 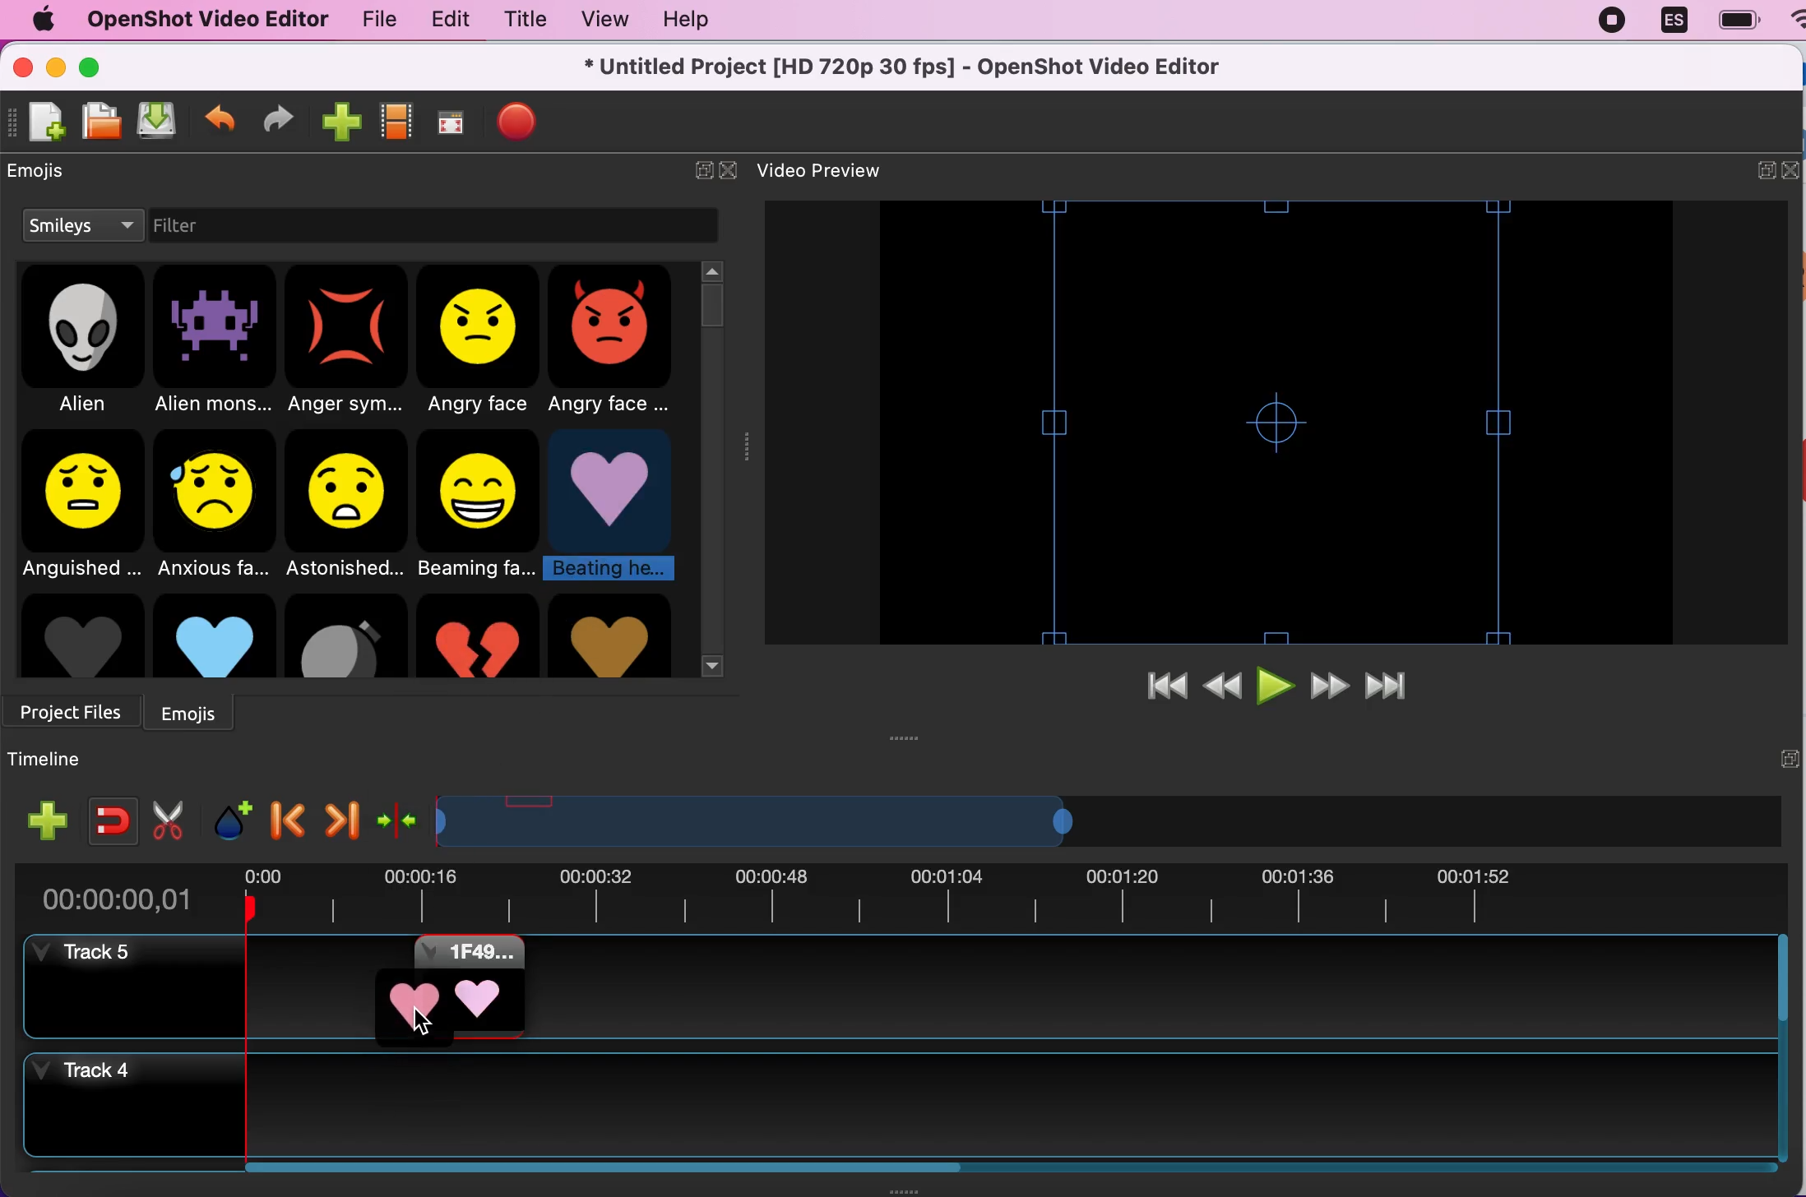 I want to click on cursor, so click(x=424, y=1021).